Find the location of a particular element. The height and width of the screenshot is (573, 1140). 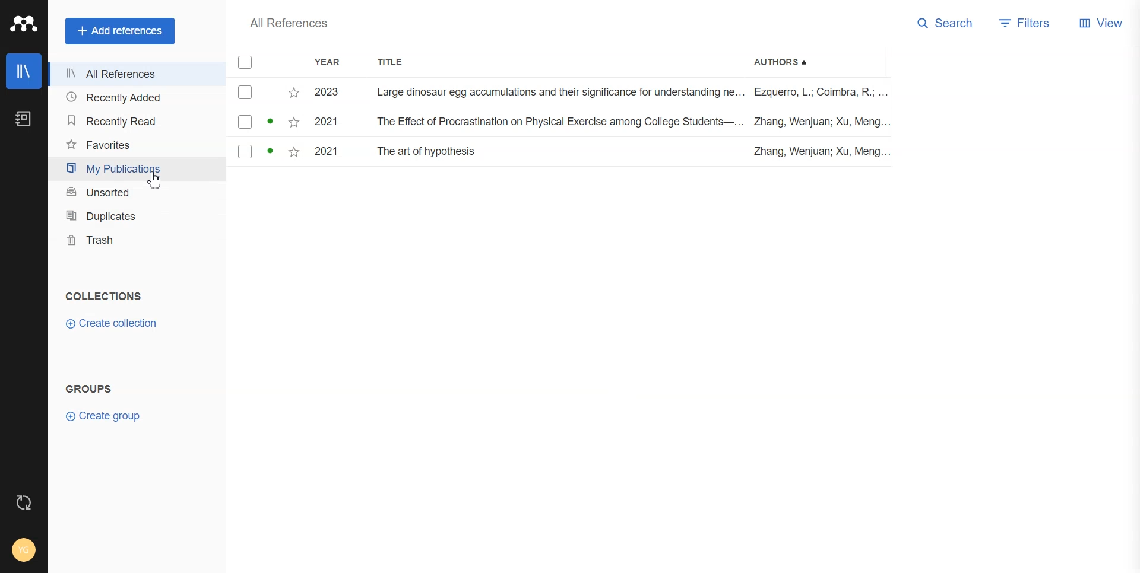

Checkmark is located at coordinates (245, 151).